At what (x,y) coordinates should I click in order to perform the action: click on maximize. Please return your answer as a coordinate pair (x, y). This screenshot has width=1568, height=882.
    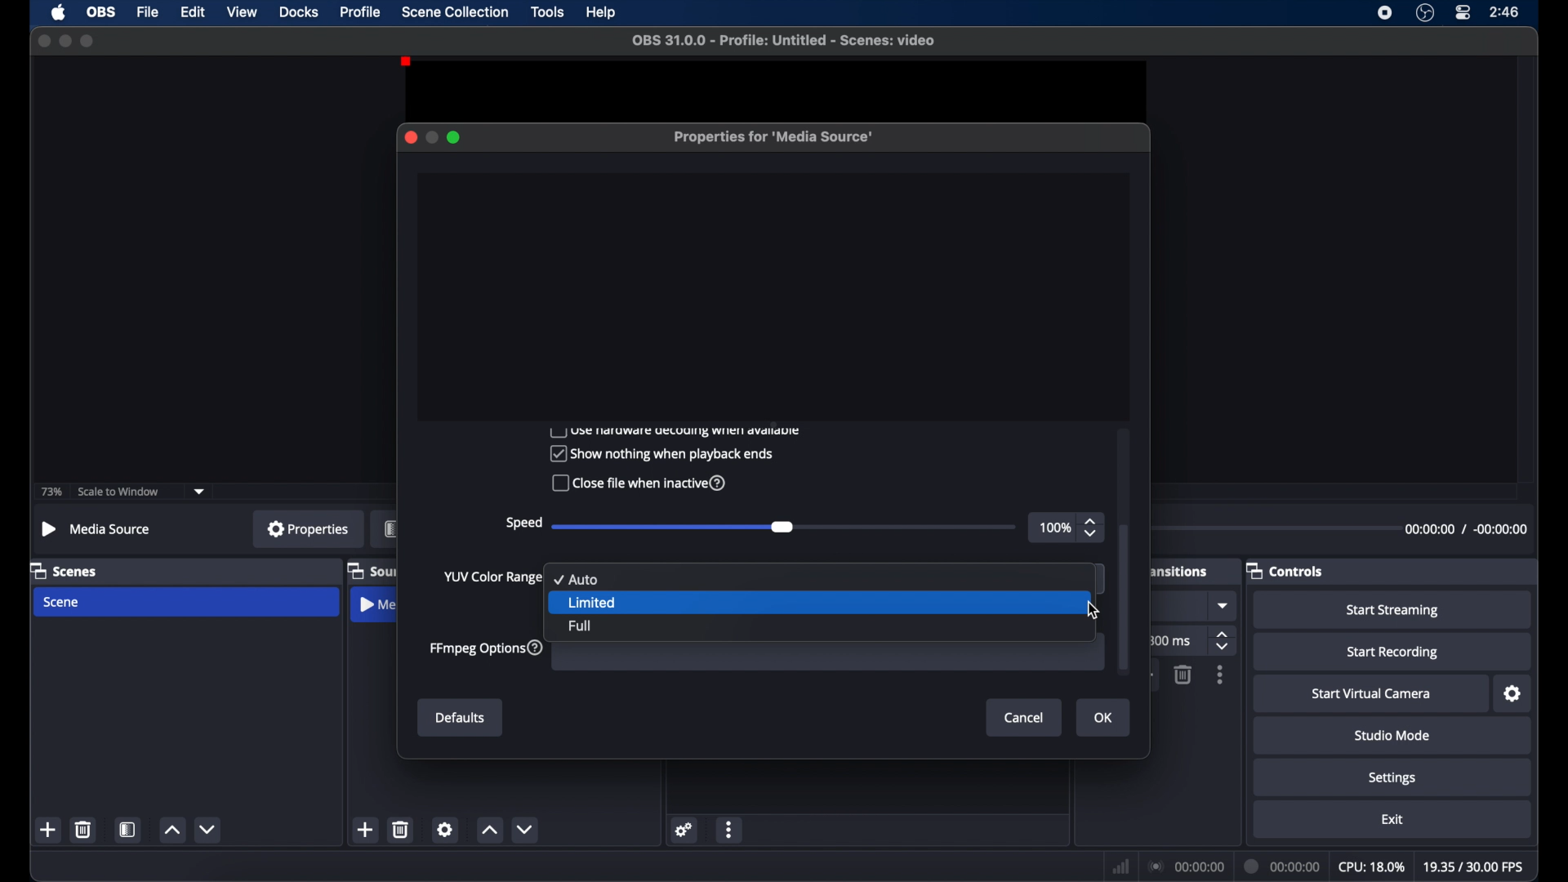
    Looking at the image, I should click on (88, 42).